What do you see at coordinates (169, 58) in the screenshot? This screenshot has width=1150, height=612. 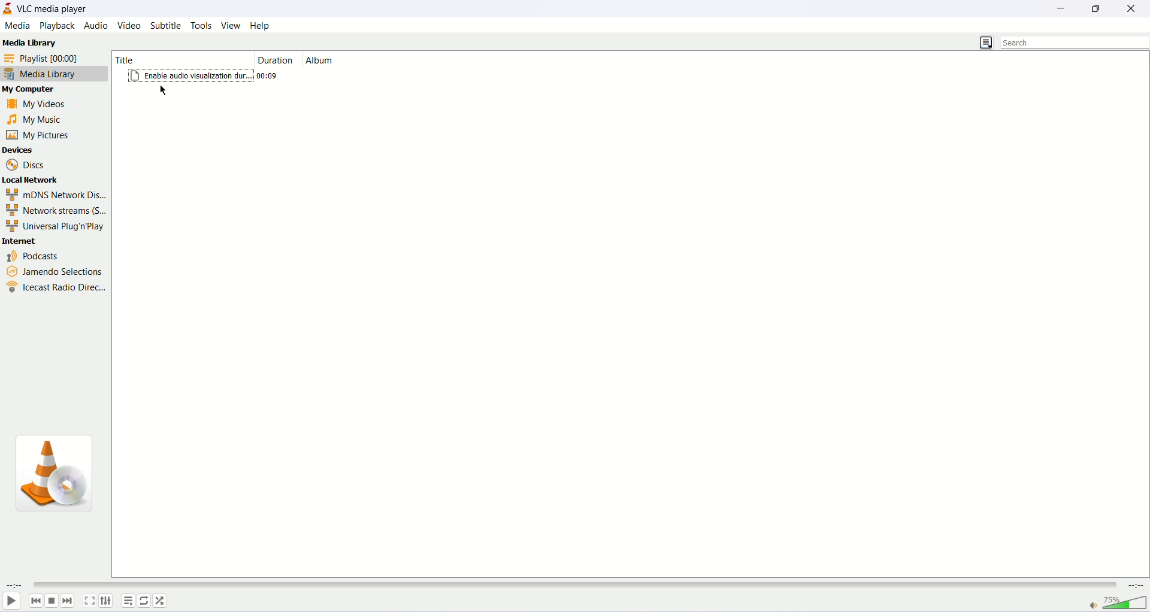 I see `title` at bounding box center [169, 58].